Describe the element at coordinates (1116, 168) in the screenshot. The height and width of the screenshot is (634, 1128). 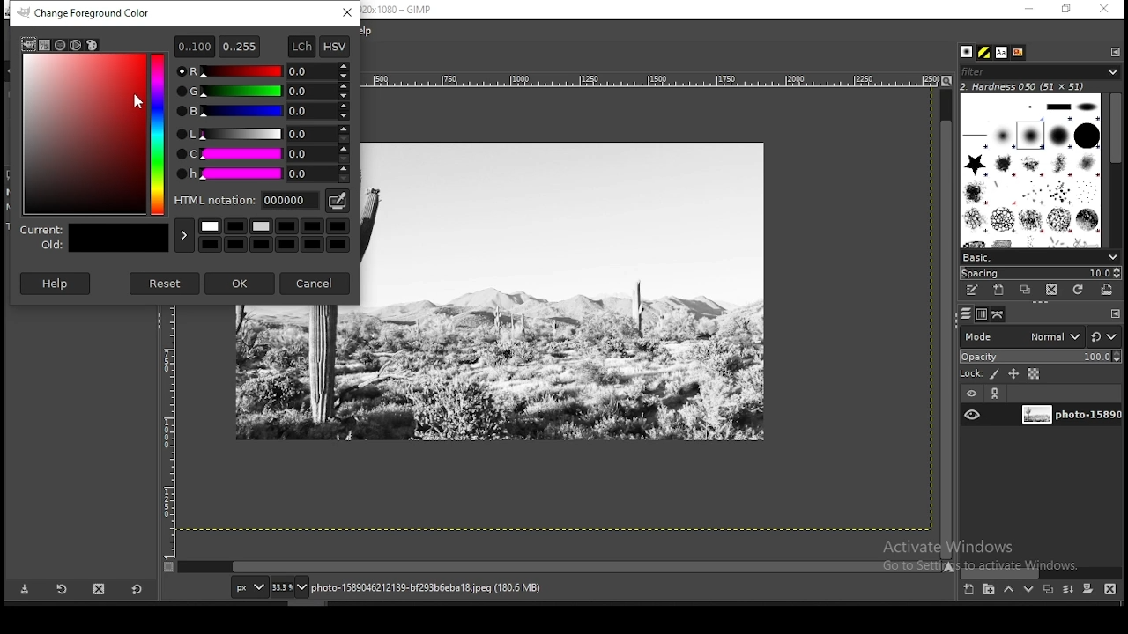
I see `scroll bar` at that location.